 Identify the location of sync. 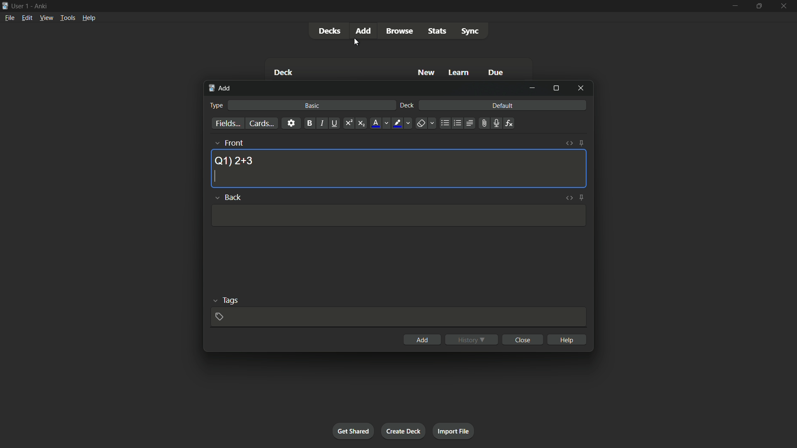
(470, 32).